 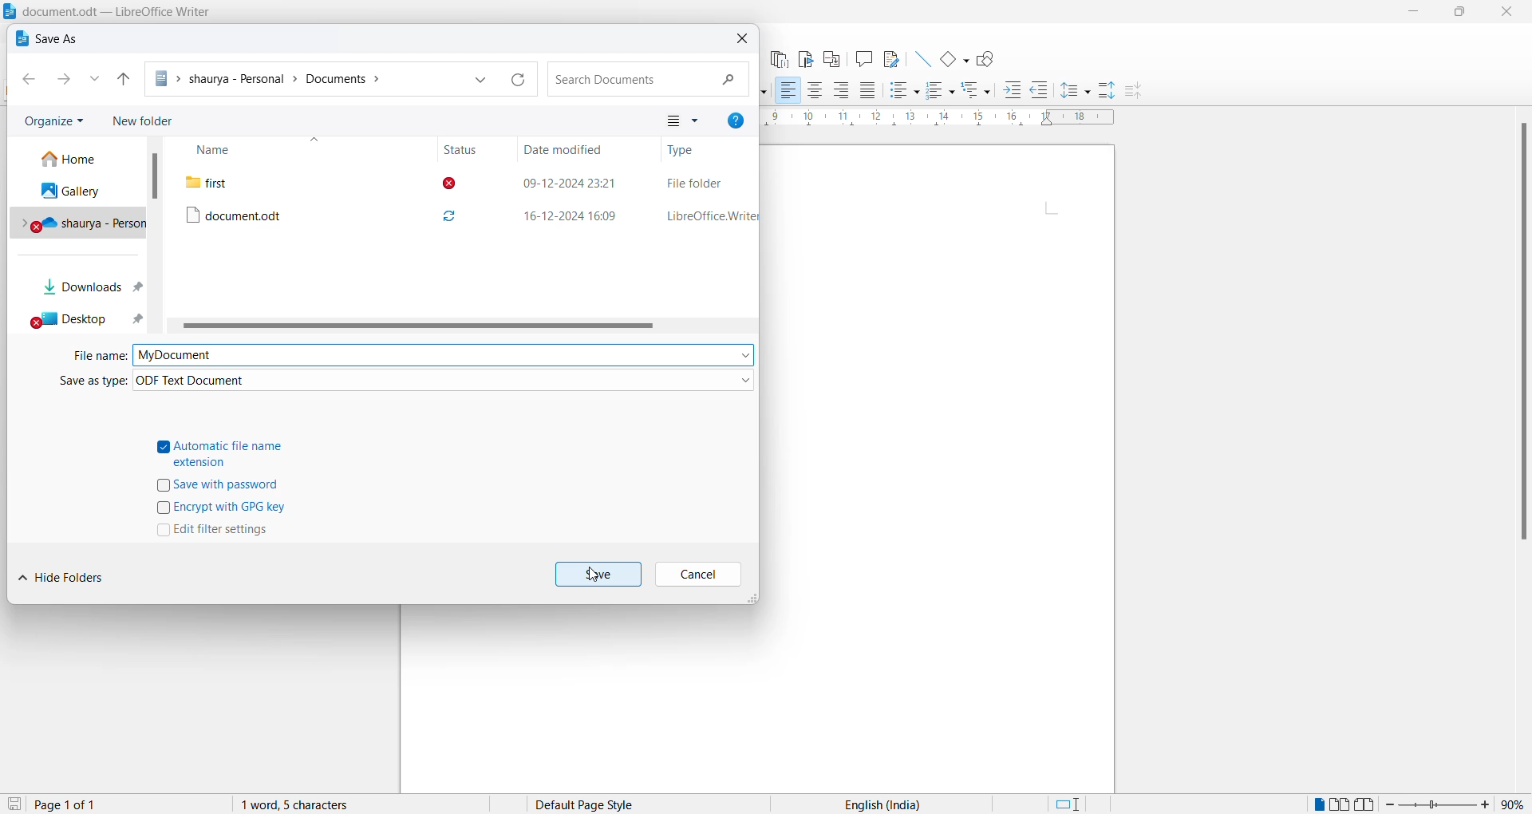 I want to click on file name: 'my document', so click(x=443, y=354).